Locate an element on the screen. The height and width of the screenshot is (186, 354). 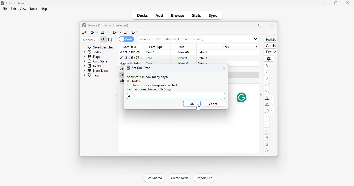
cards is located at coordinates (270, 46).